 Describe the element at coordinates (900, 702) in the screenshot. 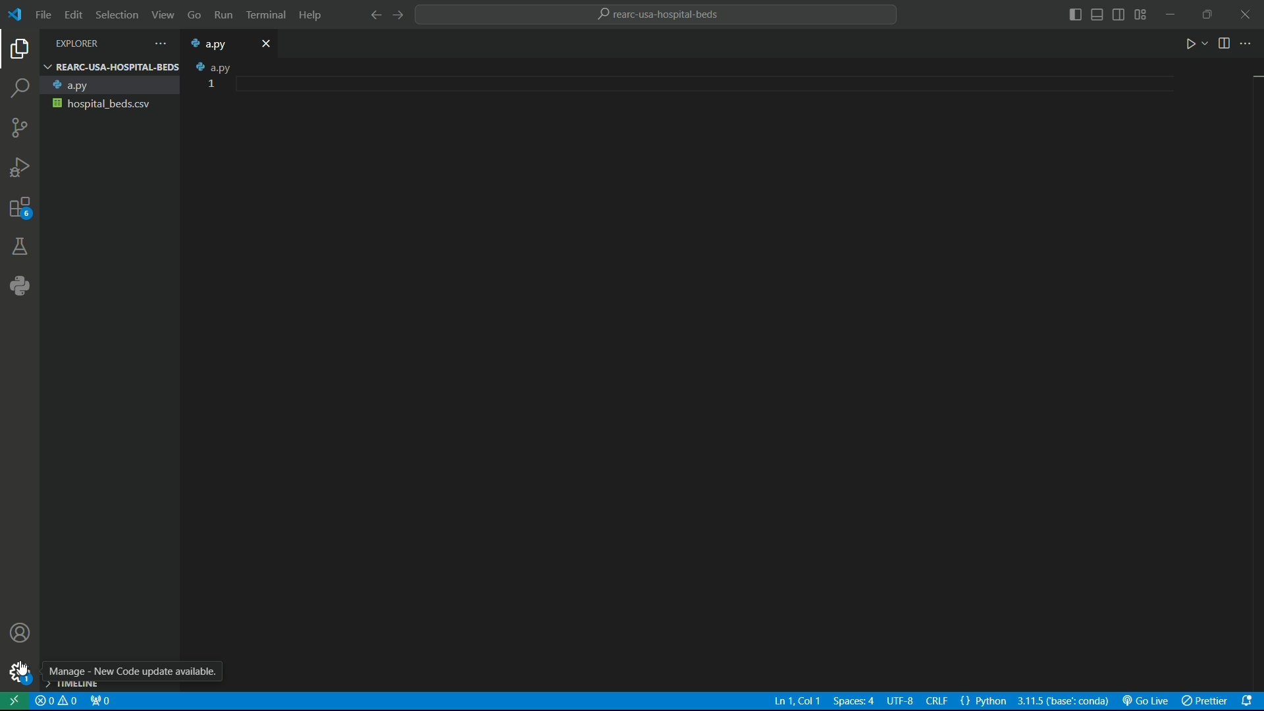

I see `UTF-8` at that location.